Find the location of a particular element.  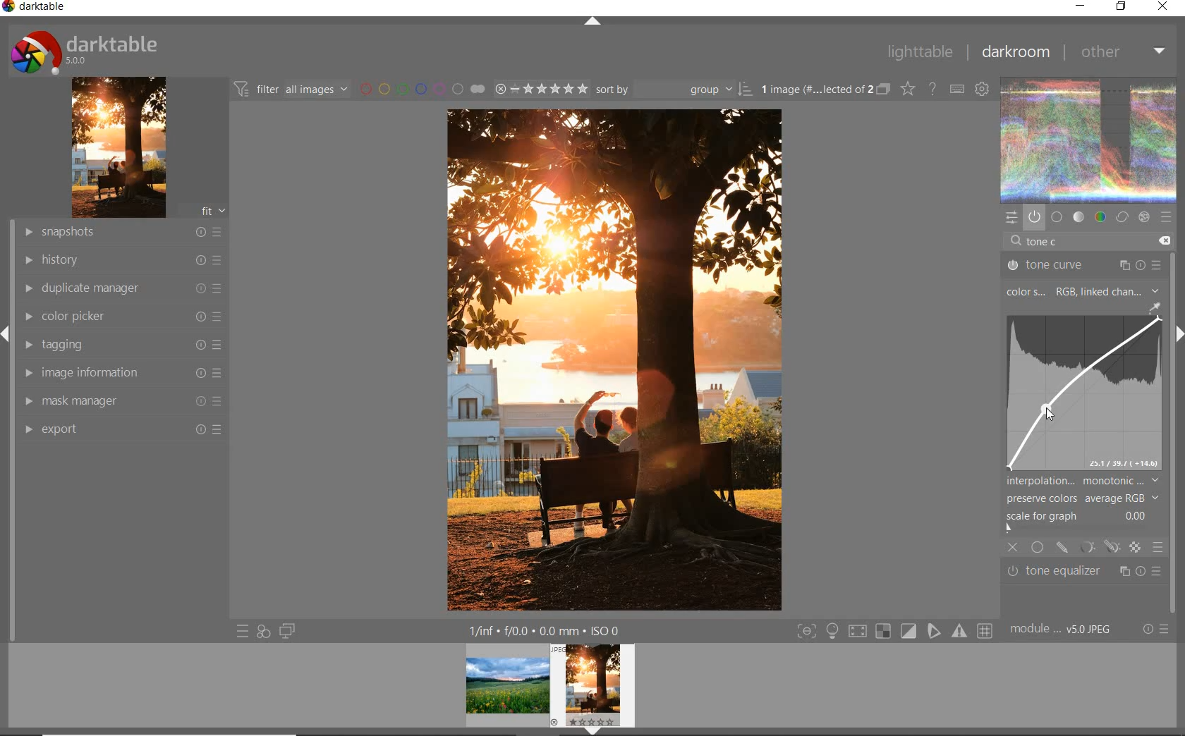

tone is located at coordinates (1079, 216).